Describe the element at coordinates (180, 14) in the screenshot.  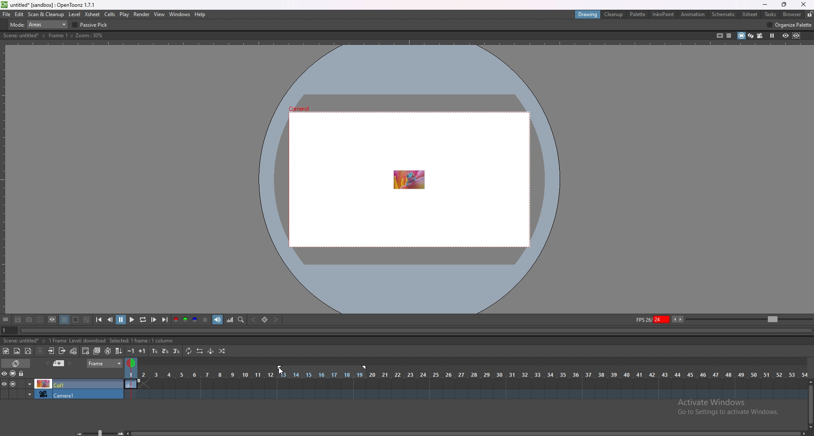
I see `windows` at that location.